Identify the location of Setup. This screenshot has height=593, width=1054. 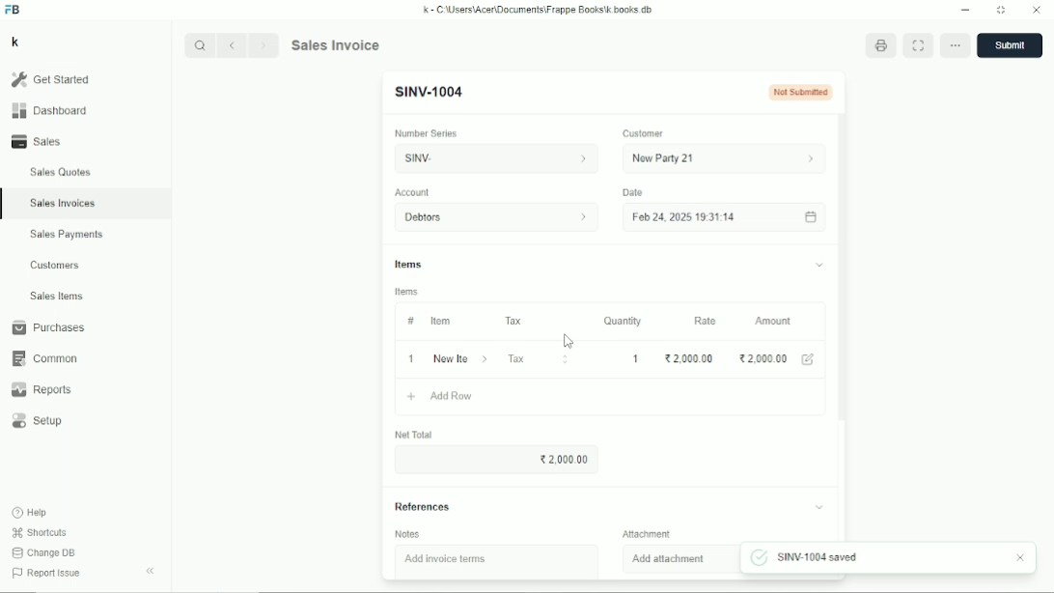
(40, 421).